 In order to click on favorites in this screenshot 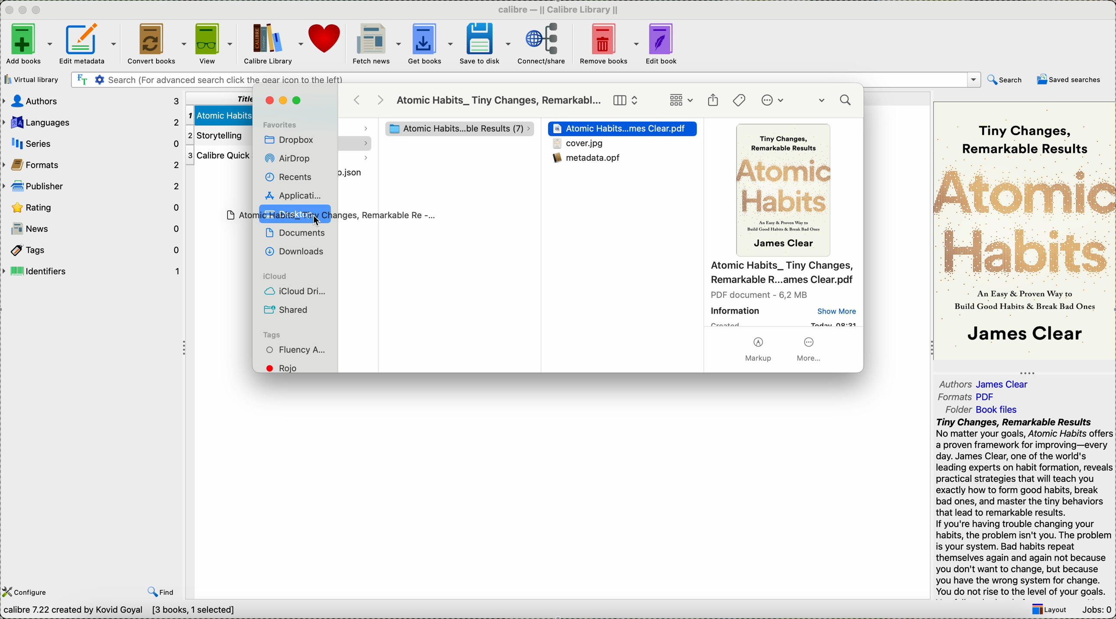, I will do `click(280, 124)`.